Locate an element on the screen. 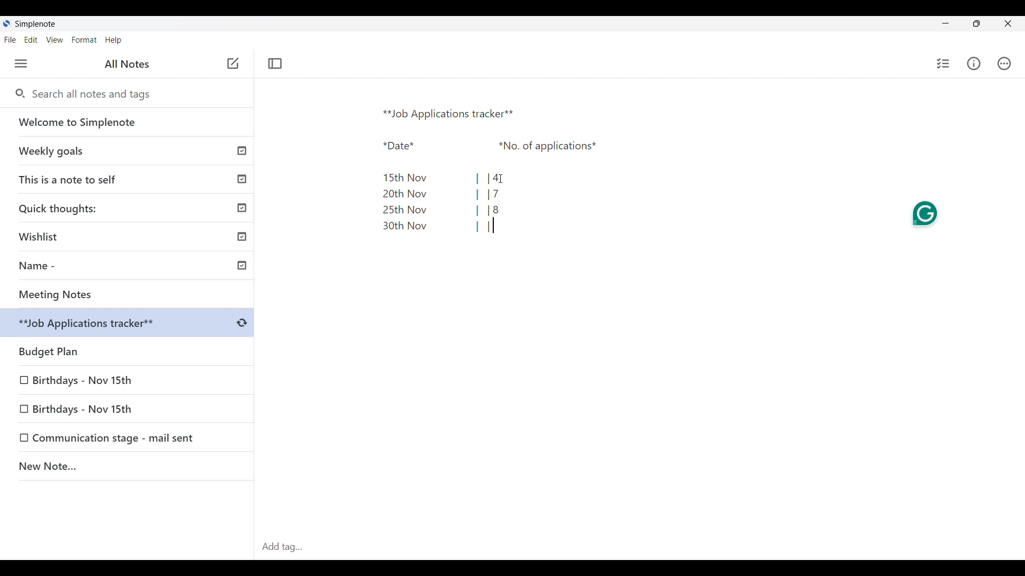 This screenshot has width=1025, height=576. Budget plan is located at coordinates (128, 349).